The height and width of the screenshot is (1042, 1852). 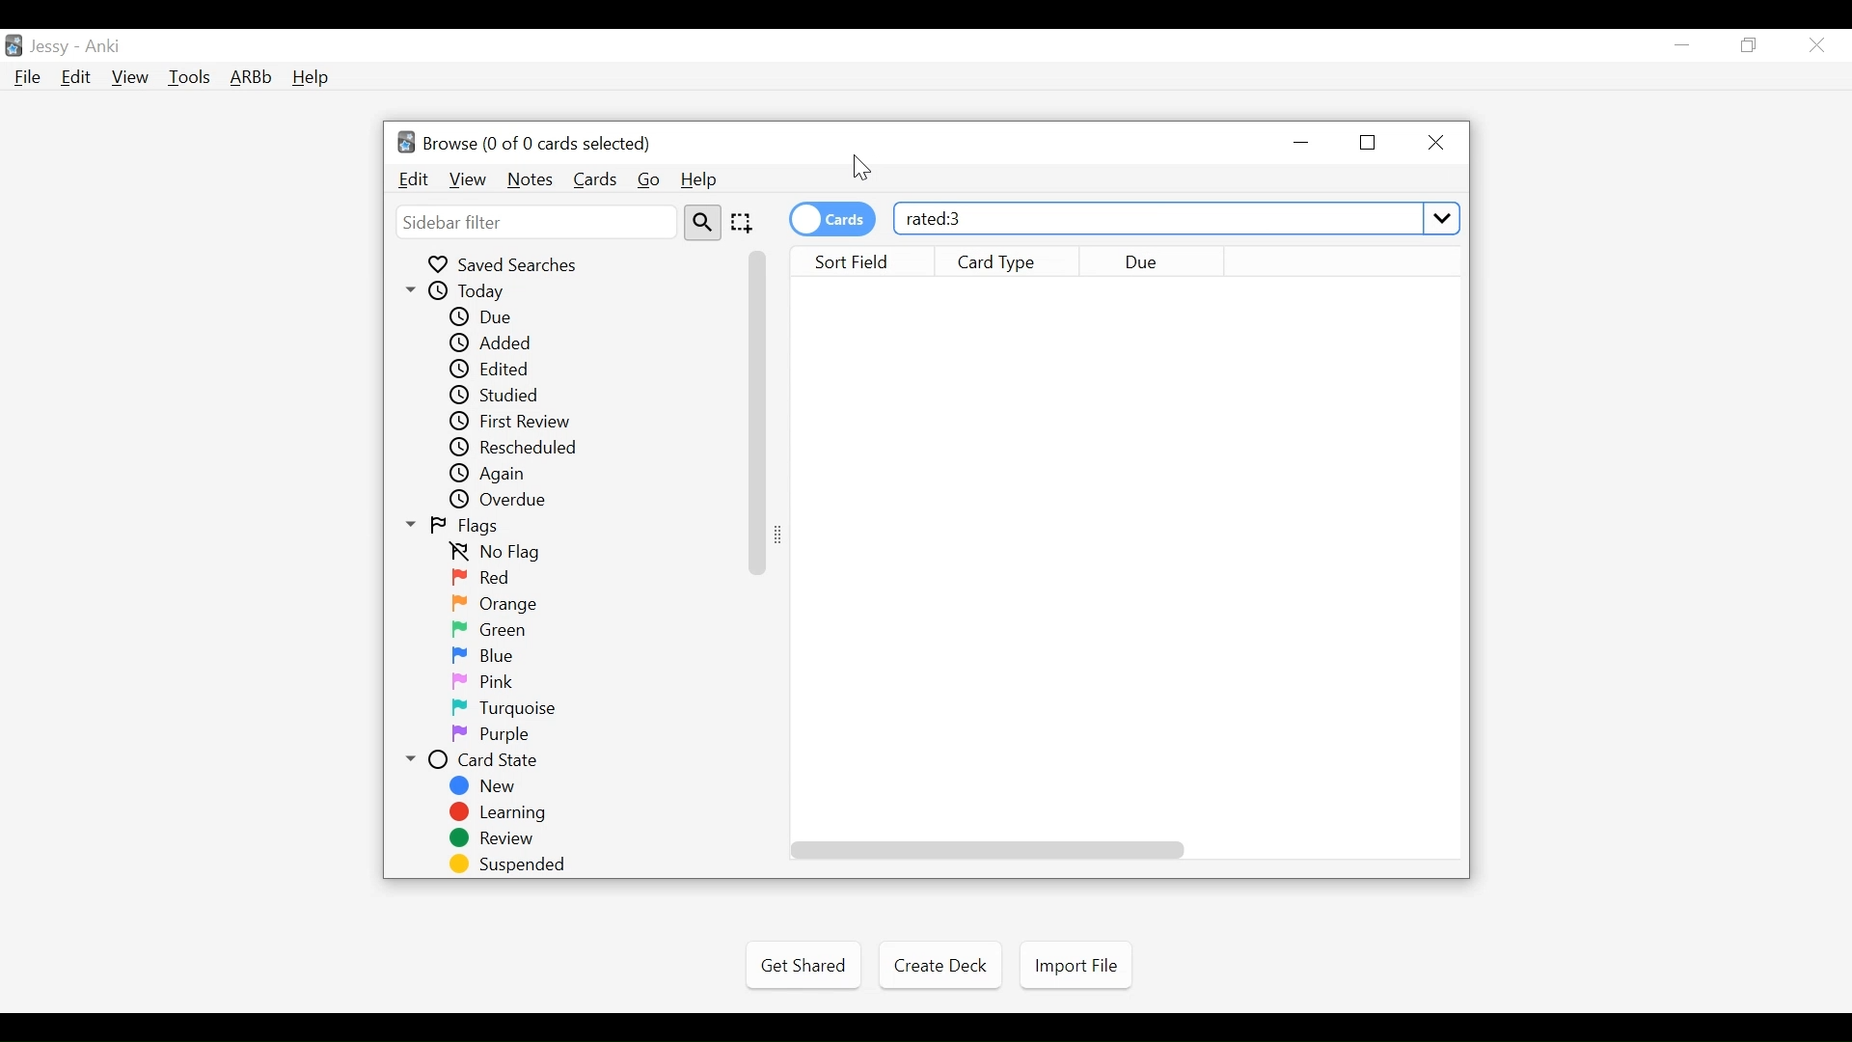 What do you see at coordinates (940, 965) in the screenshot?
I see `Create Deck` at bounding box center [940, 965].